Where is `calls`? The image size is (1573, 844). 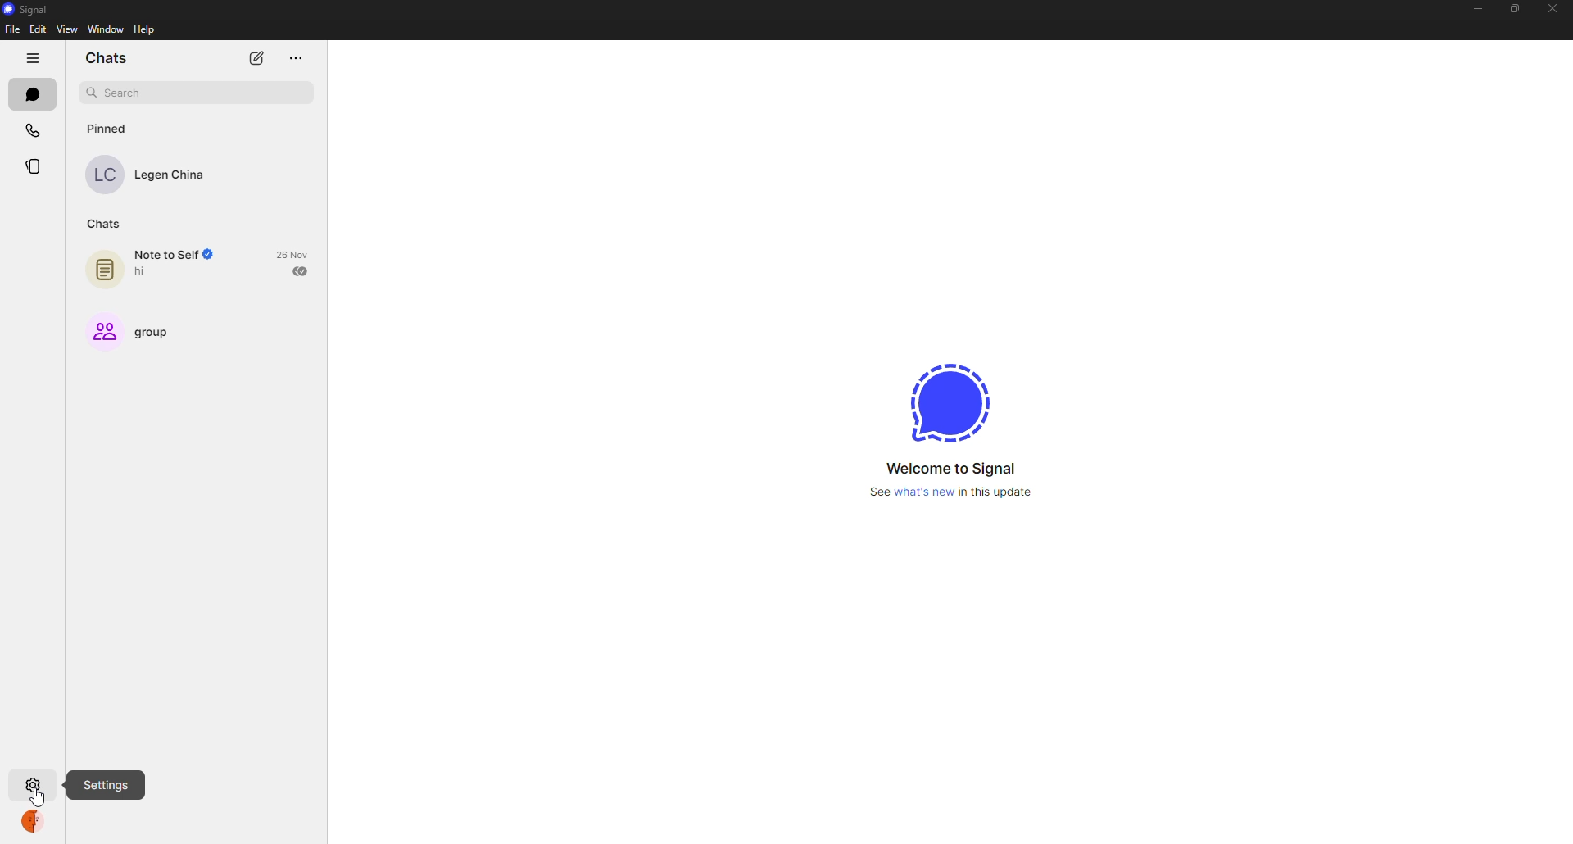 calls is located at coordinates (30, 130).